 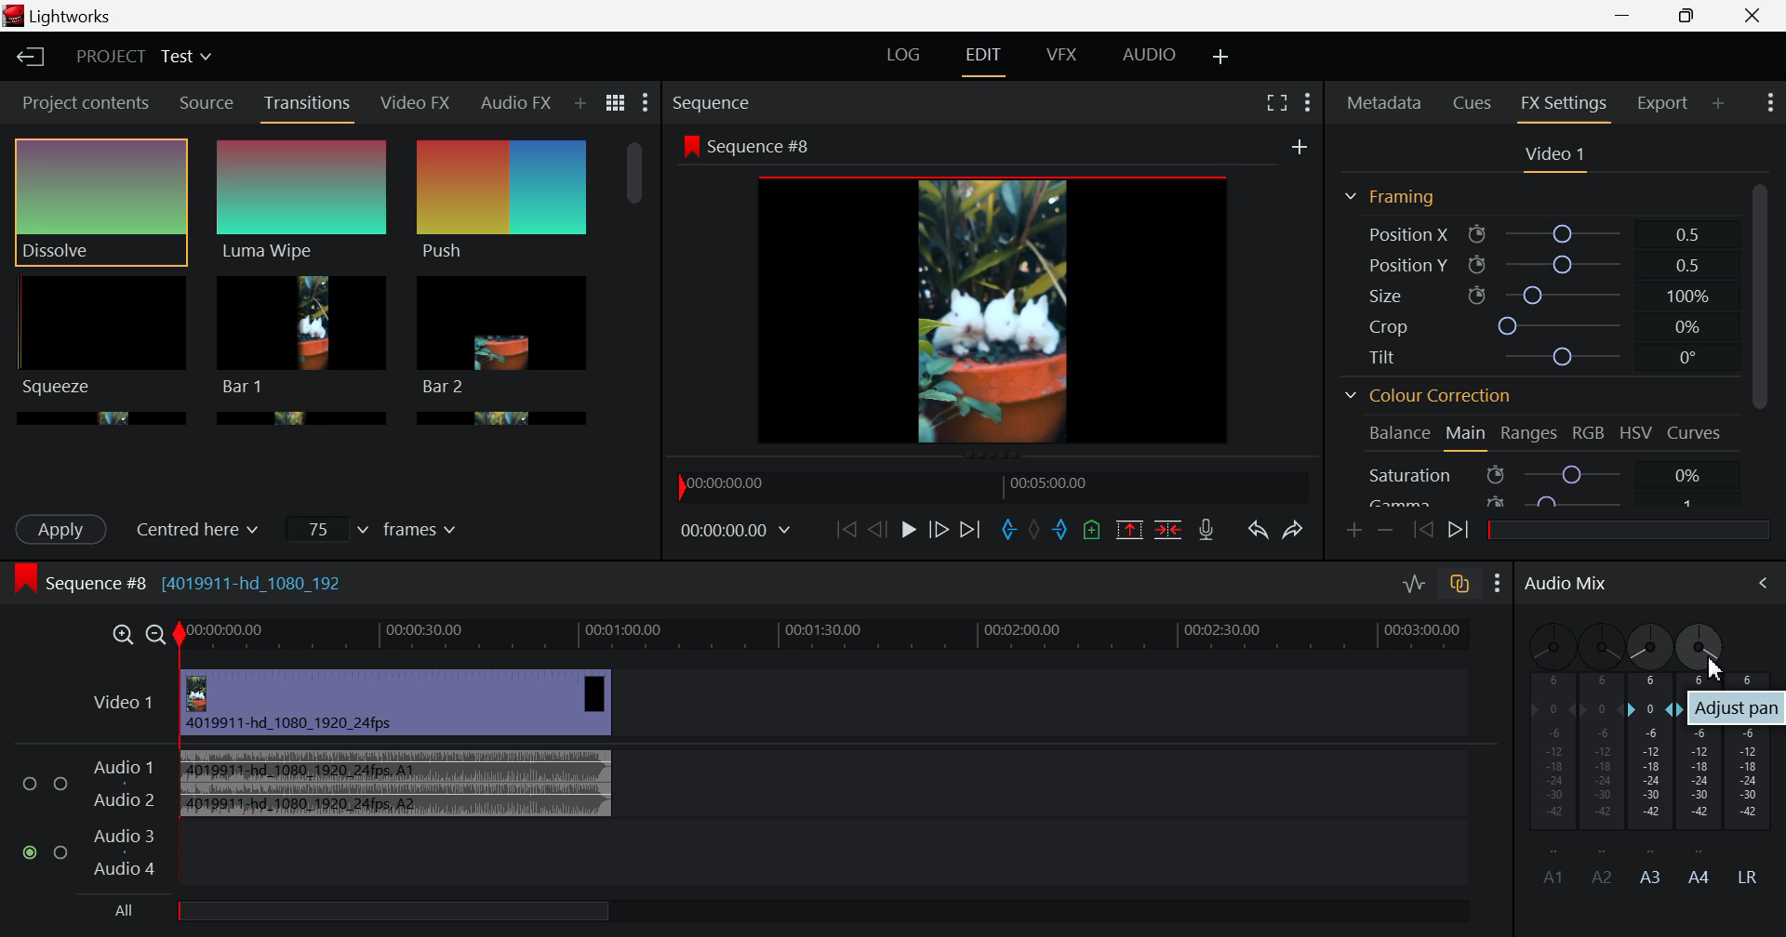 I want to click on Balance, so click(x=1397, y=434).